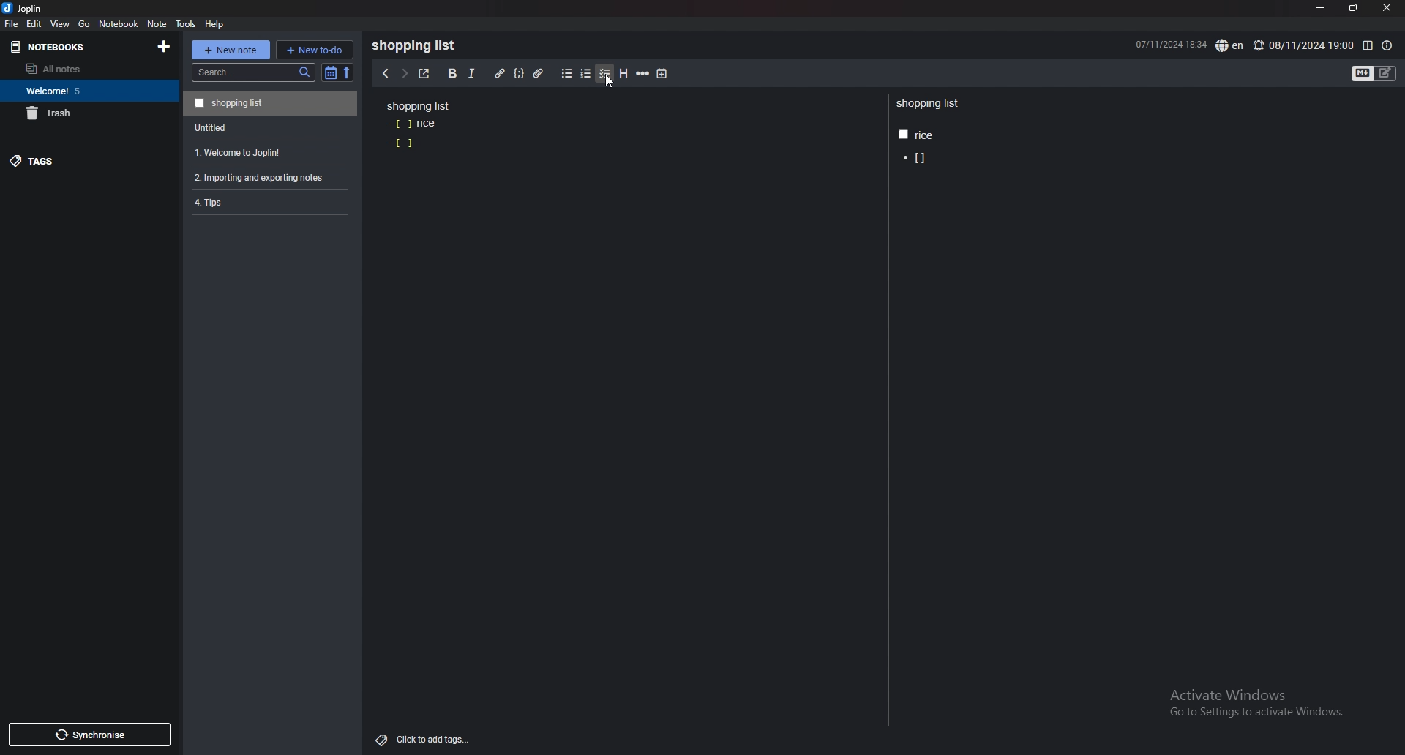 Image resolution: width=1405 pixels, height=755 pixels. What do you see at coordinates (215, 24) in the screenshot?
I see `help` at bounding box center [215, 24].